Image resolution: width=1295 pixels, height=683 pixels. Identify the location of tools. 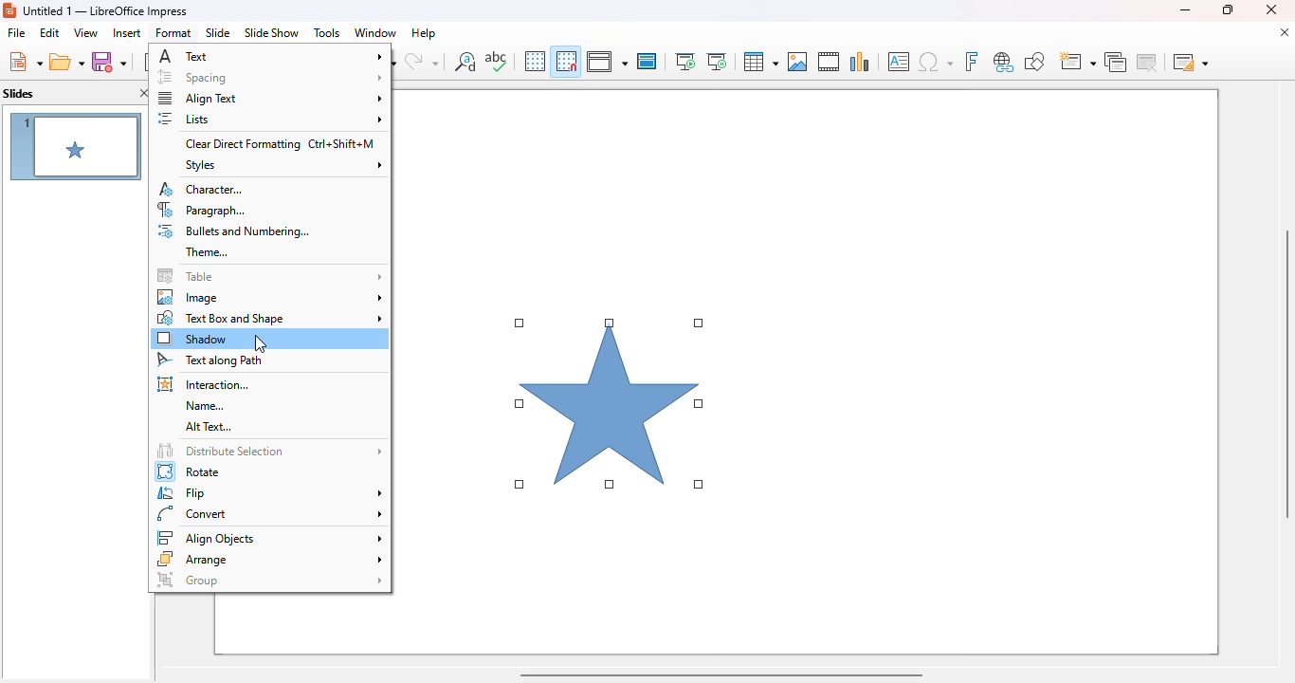
(326, 32).